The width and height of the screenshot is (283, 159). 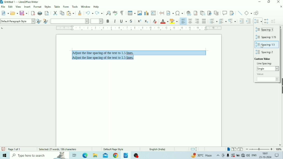 What do you see at coordinates (22, 2) in the screenshot?
I see `Title` at bounding box center [22, 2].